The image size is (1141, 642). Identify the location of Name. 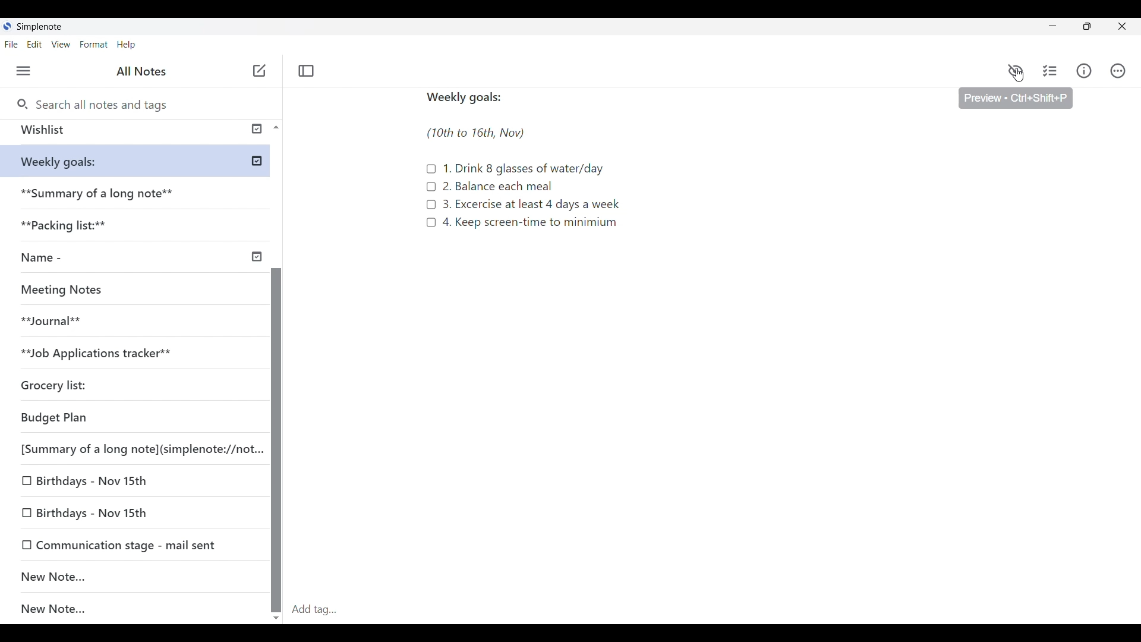
(139, 258).